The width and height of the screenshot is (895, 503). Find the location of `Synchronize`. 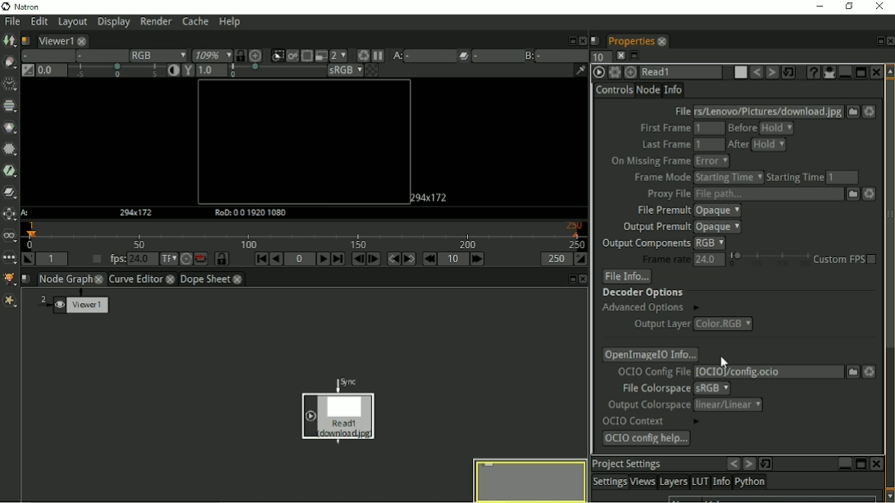

Synchronize is located at coordinates (216, 259).